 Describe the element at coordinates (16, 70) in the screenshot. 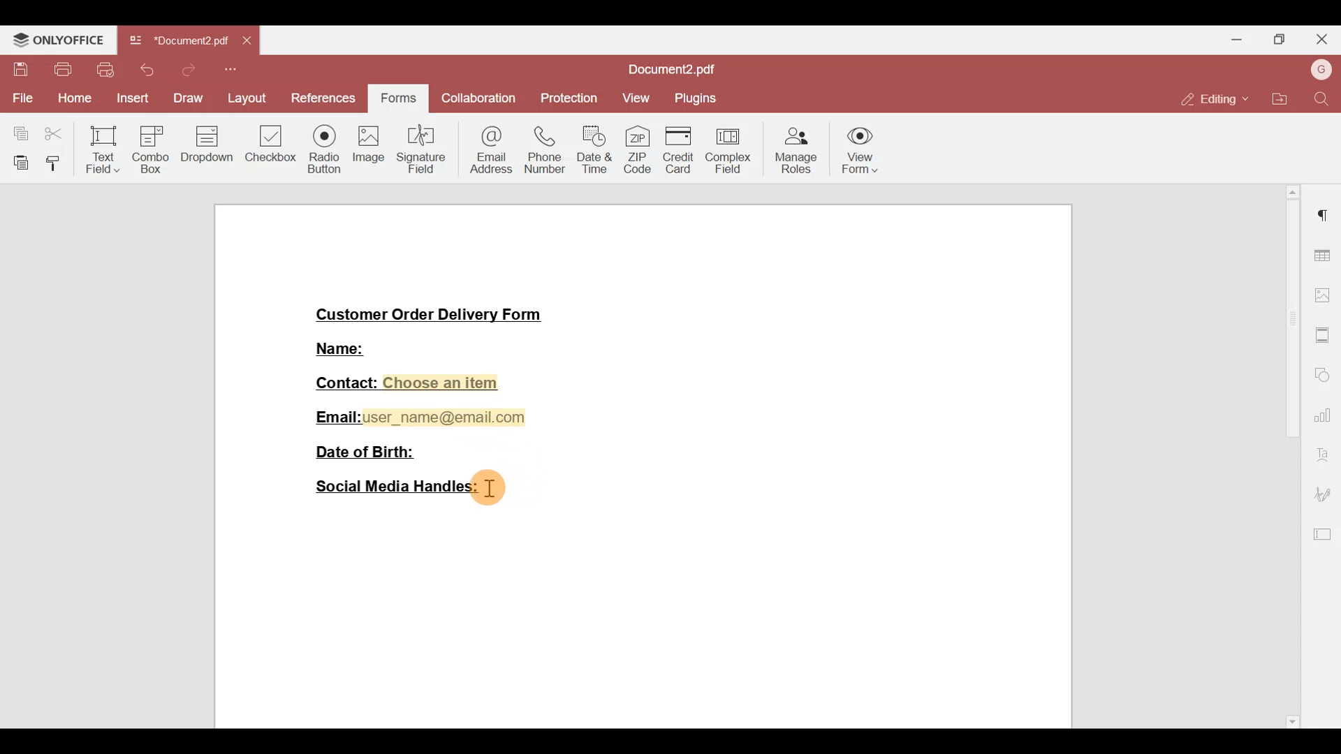

I see `Save` at that location.